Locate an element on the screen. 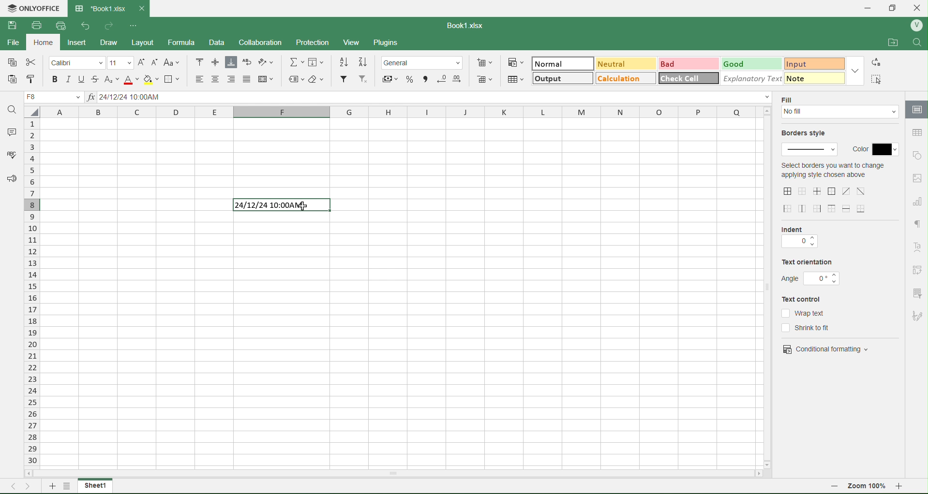 The image size is (928, 494). link is located at coordinates (917, 270).